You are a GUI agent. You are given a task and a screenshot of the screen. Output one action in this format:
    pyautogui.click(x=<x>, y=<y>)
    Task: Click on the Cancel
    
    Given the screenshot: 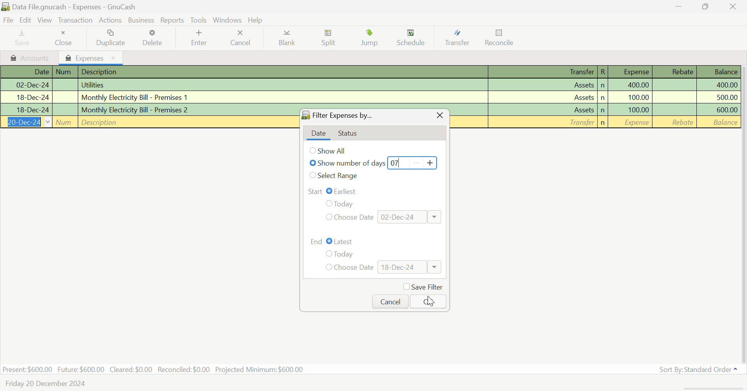 What is the action you would take?
    pyautogui.click(x=390, y=302)
    